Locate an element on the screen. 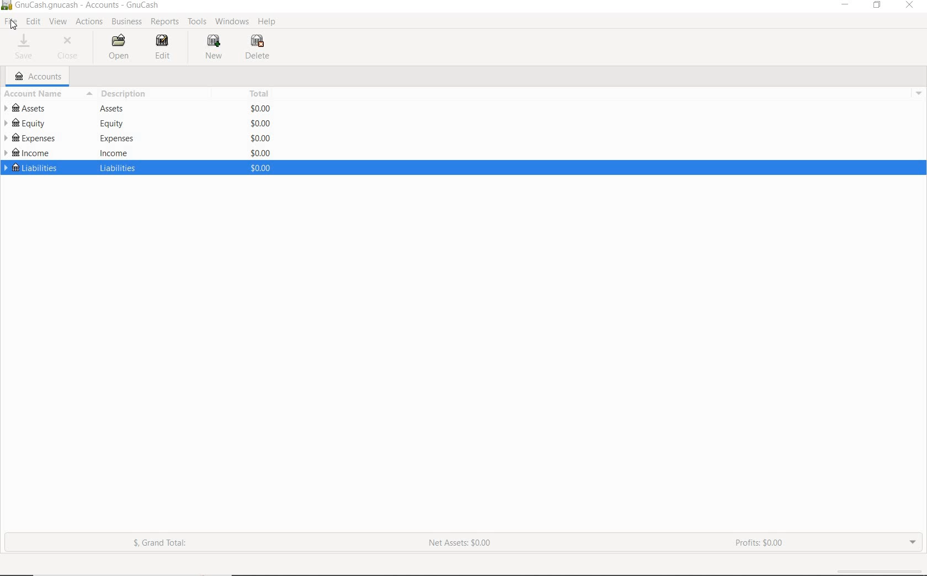 This screenshot has width=927, height=576. DELETE is located at coordinates (257, 49).